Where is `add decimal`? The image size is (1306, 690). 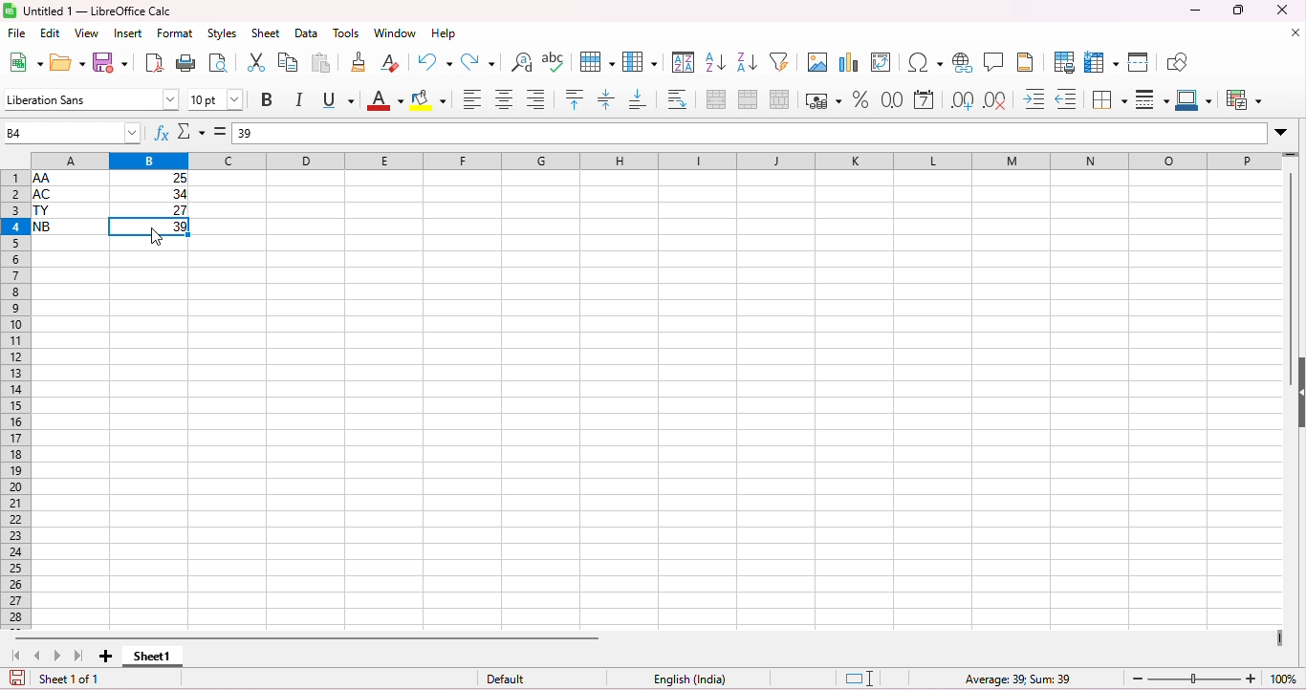 add decimal is located at coordinates (962, 100).